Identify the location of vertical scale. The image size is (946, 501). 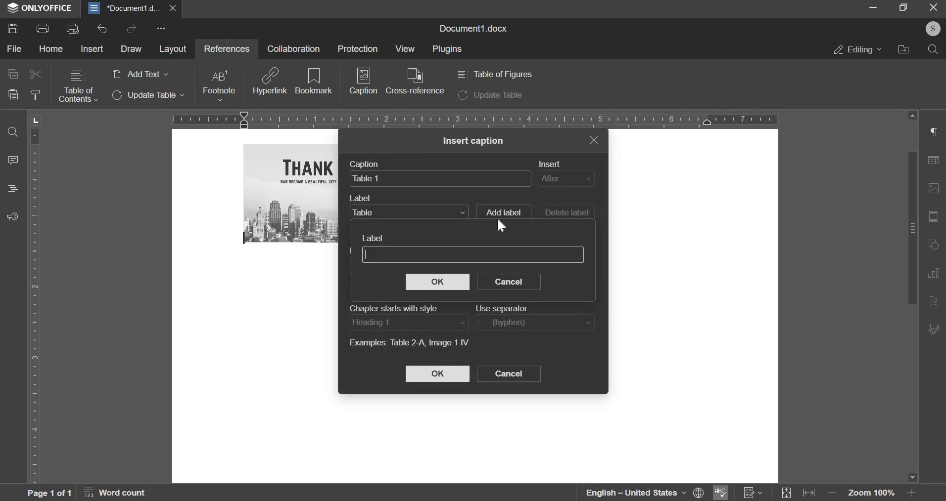
(36, 304).